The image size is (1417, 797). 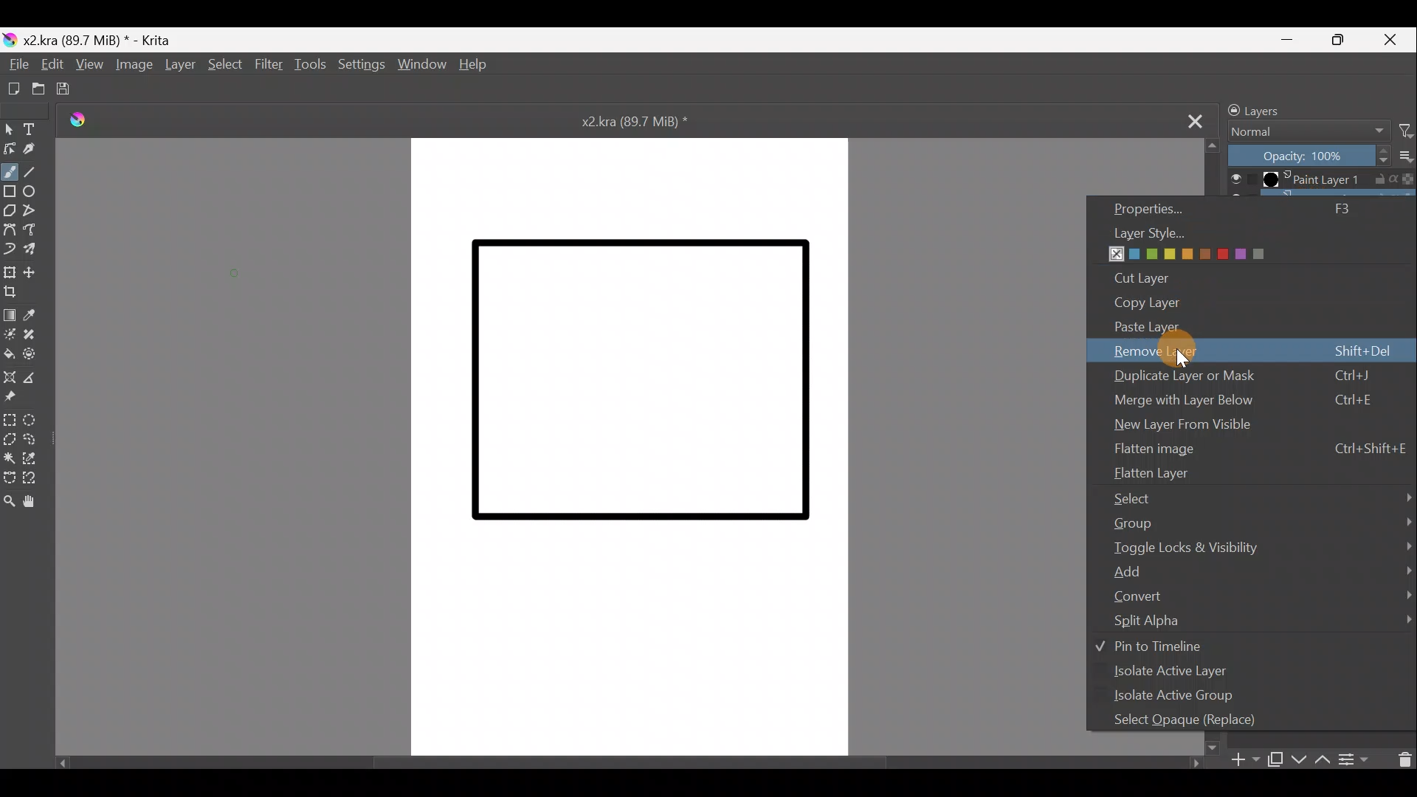 I want to click on Cut layer, so click(x=1143, y=277).